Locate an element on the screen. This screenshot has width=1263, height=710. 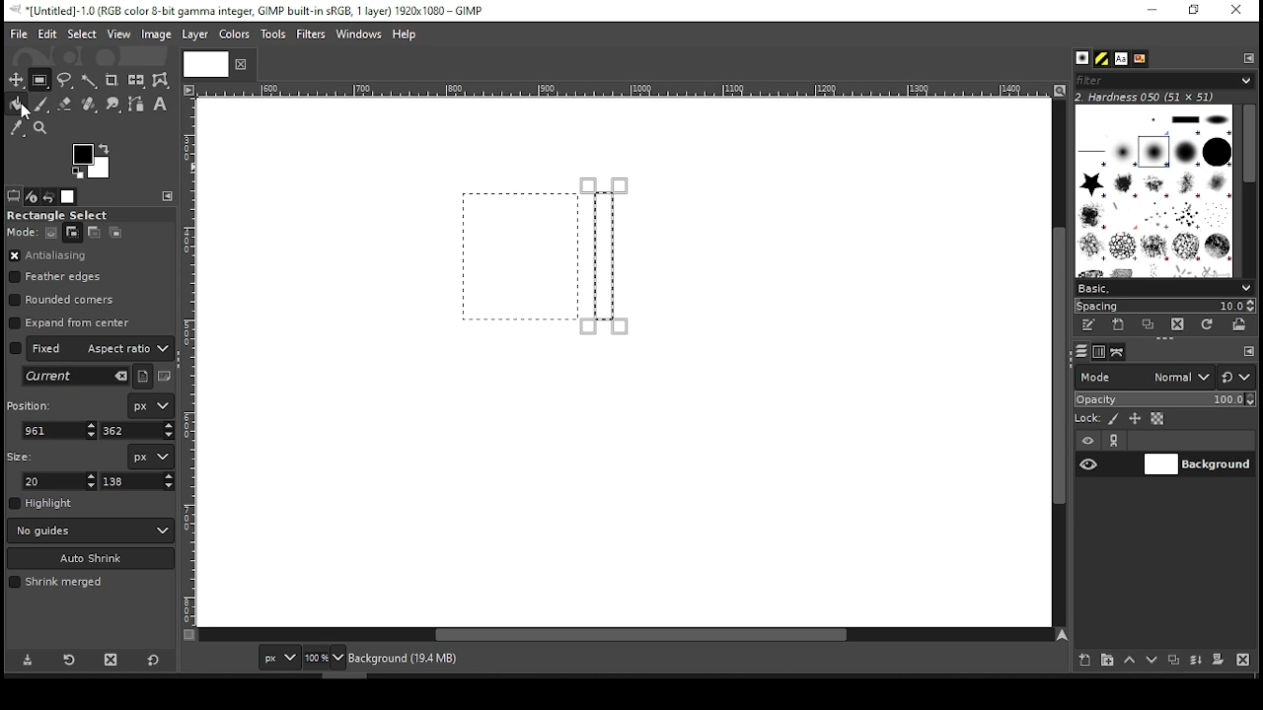
image is located at coordinates (155, 35).